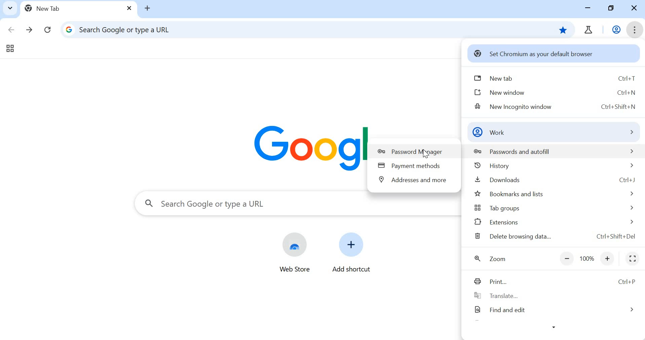  Describe the element at coordinates (351, 251) in the screenshot. I see `add shortcut` at that location.